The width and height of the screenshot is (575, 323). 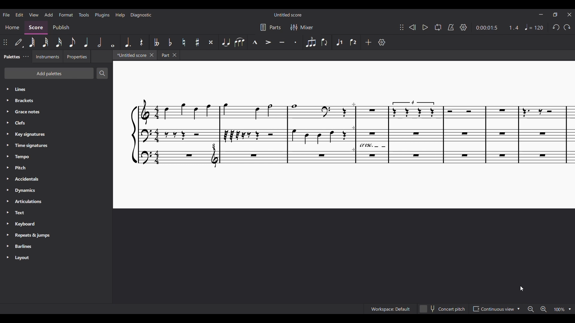 What do you see at coordinates (412, 28) in the screenshot?
I see `Rewind` at bounding box center [412, 28].